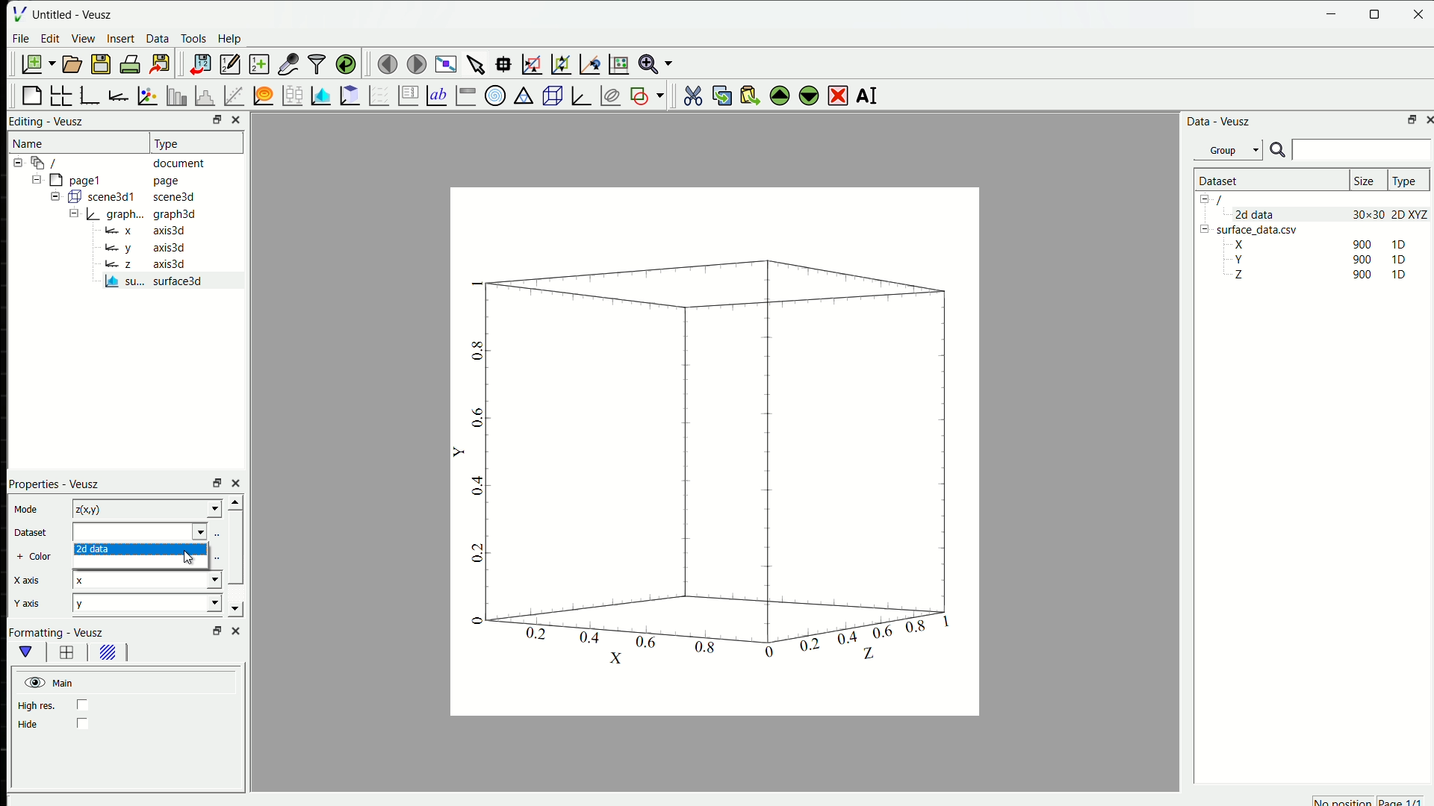  I want to click on Dataset, so click(31, 534).